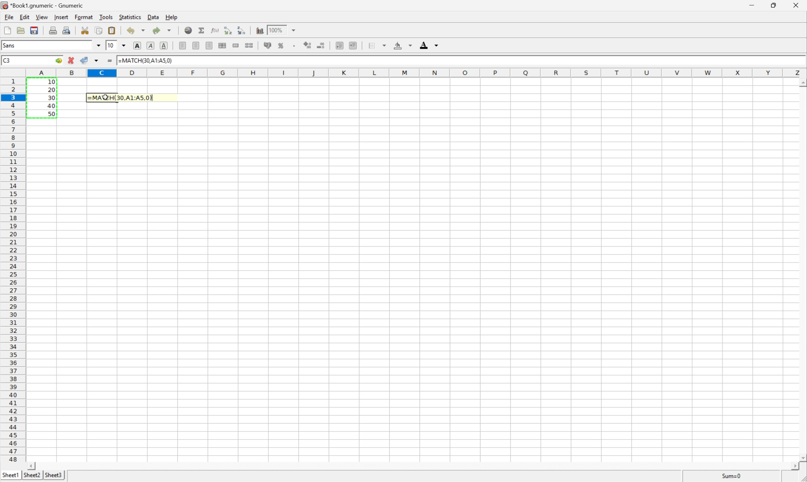 The image size is (807, 482). Describe the element at coordinates (243, 31) in the screenshot. I see `Sort the selected region in descending order based on the first column selected` at that location.